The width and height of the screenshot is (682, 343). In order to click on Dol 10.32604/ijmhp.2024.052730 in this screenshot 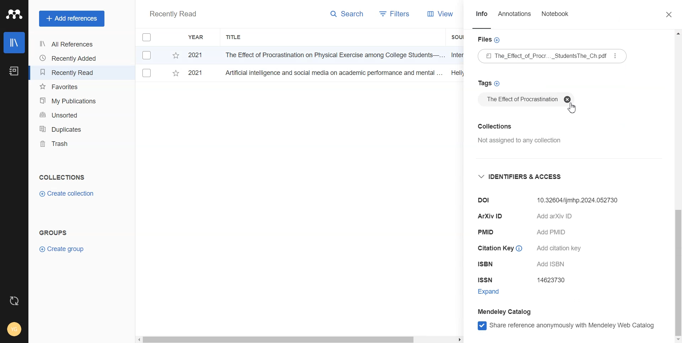, I will do `click(542, 200)`.